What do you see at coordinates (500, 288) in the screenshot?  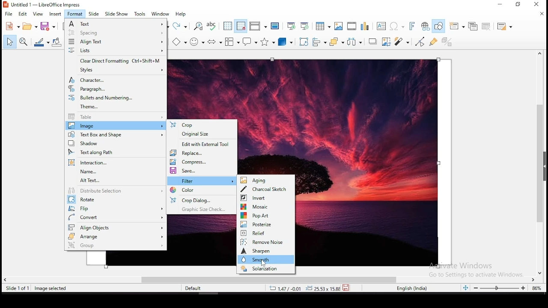 I see `zoom slider` at bounding box center [500, 288].